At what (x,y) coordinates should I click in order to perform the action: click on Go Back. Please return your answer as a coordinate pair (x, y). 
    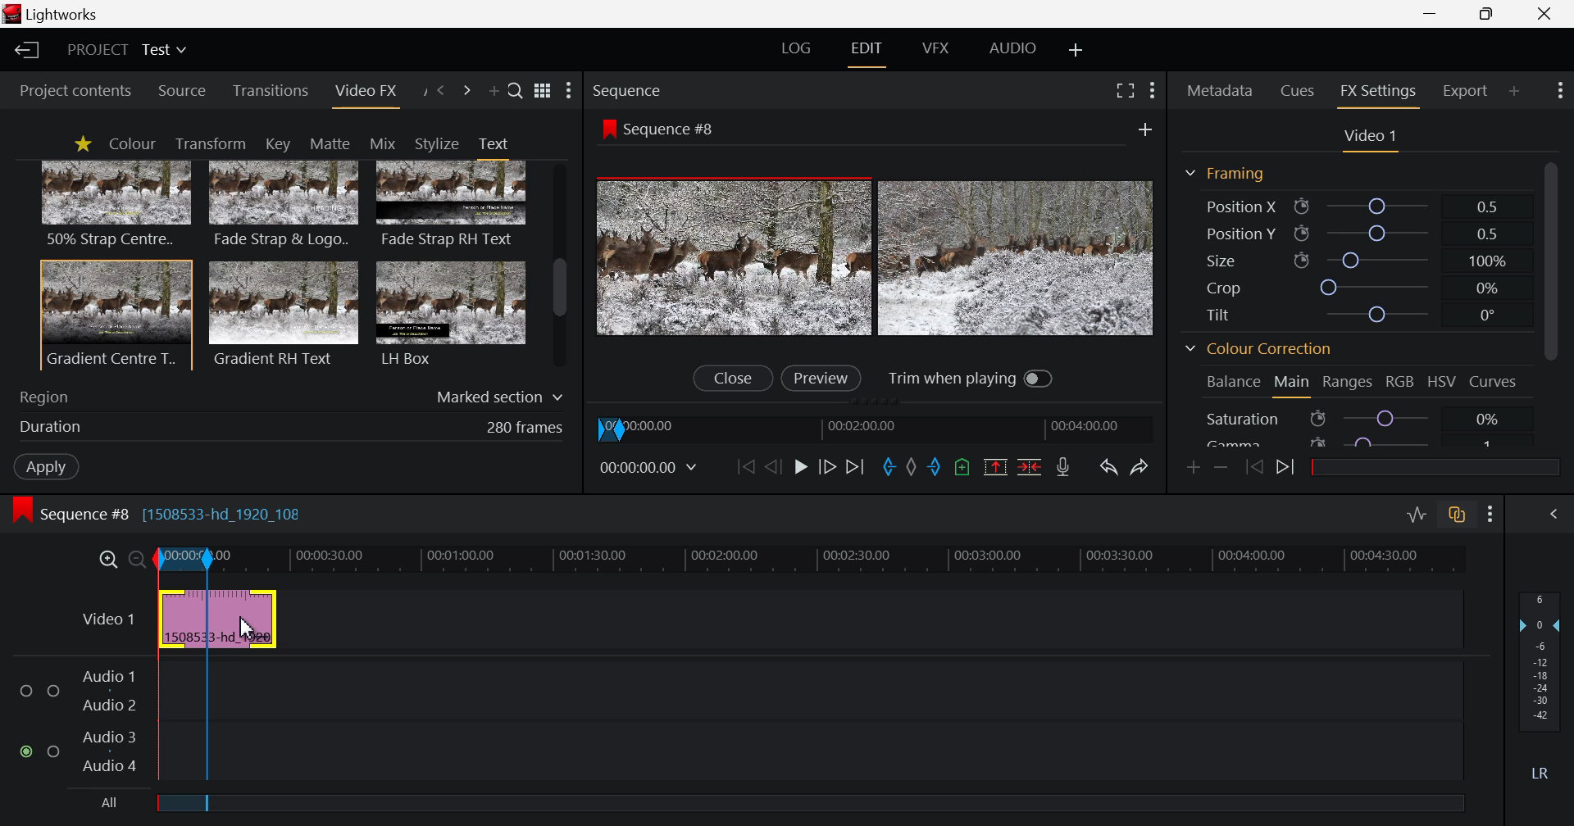
    Looking at the image, I should click on (773, 466).